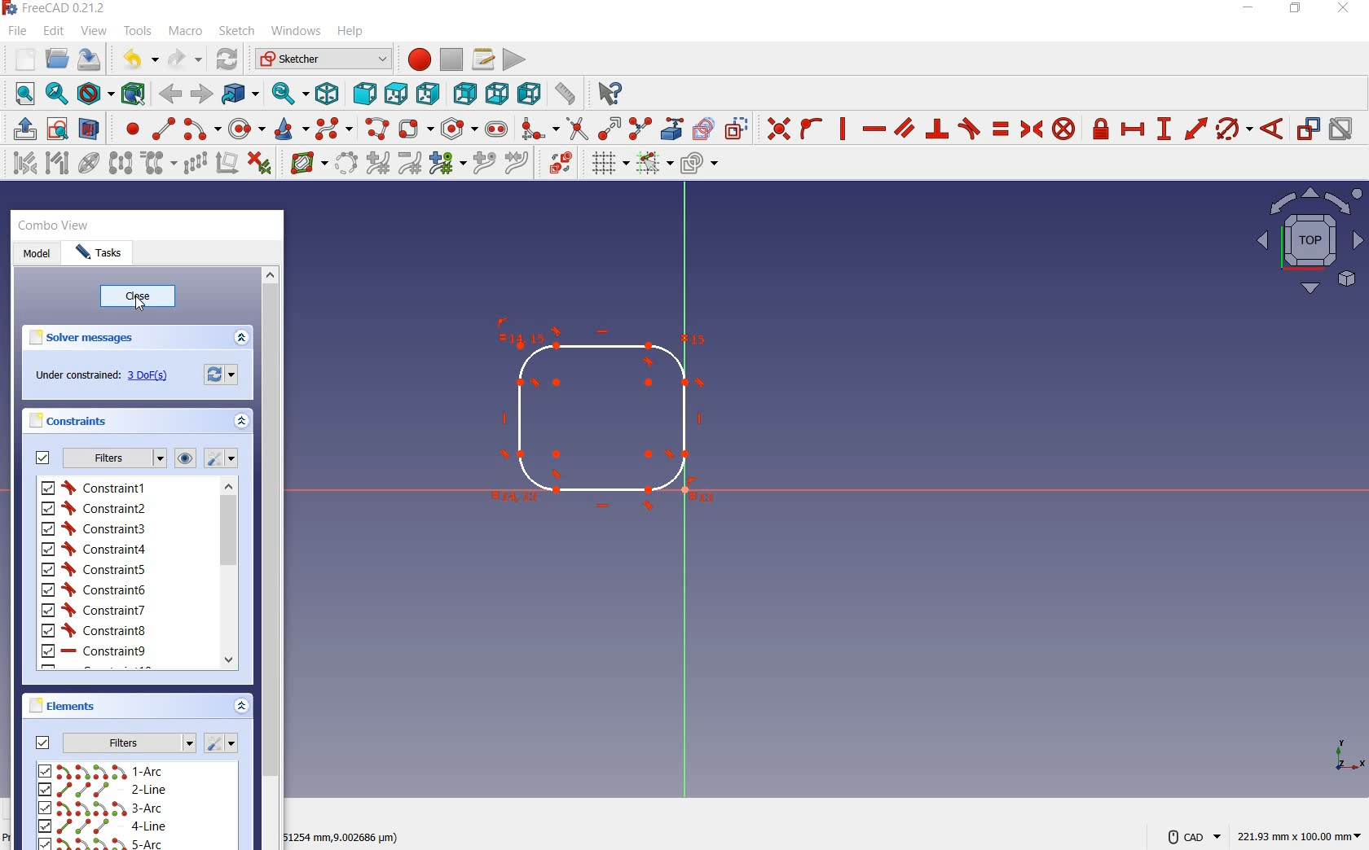  What do you see at coordinates (1032, 130) in the screenshot?
I see `constrain symmetrical` at bounding box center [1032, 130].